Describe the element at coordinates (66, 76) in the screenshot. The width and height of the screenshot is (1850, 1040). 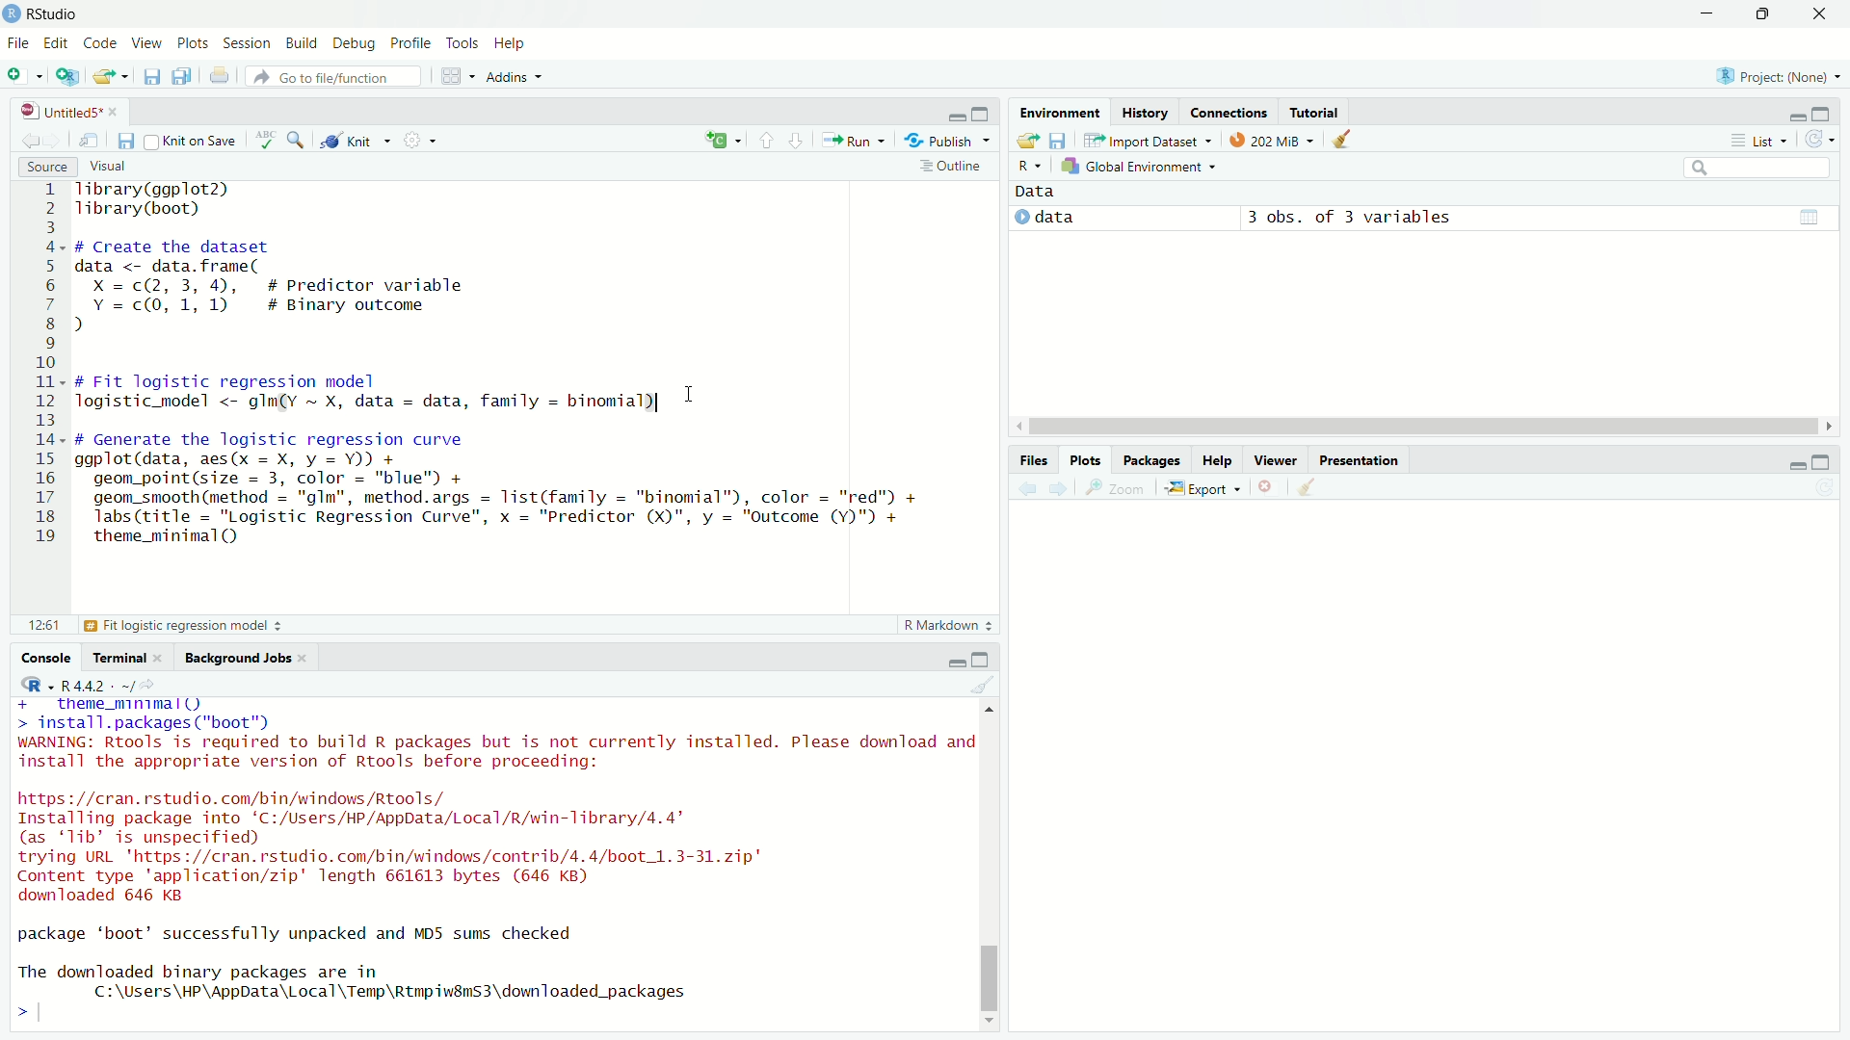
I see `Create a project` at that location.